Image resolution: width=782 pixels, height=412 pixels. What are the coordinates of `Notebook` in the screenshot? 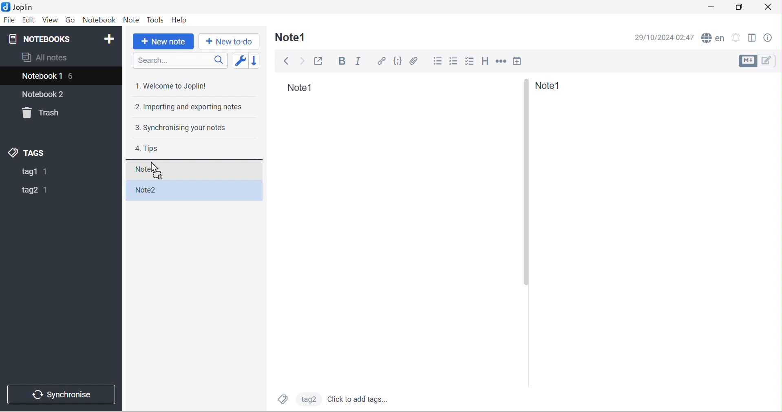 It's located at (99, 20).